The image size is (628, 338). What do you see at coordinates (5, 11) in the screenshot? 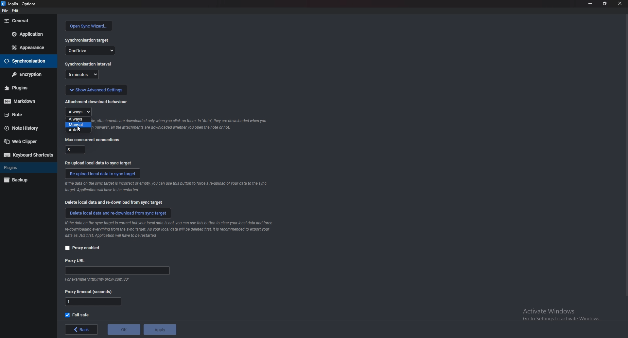
I see `file` at bounding box center [5, 11].